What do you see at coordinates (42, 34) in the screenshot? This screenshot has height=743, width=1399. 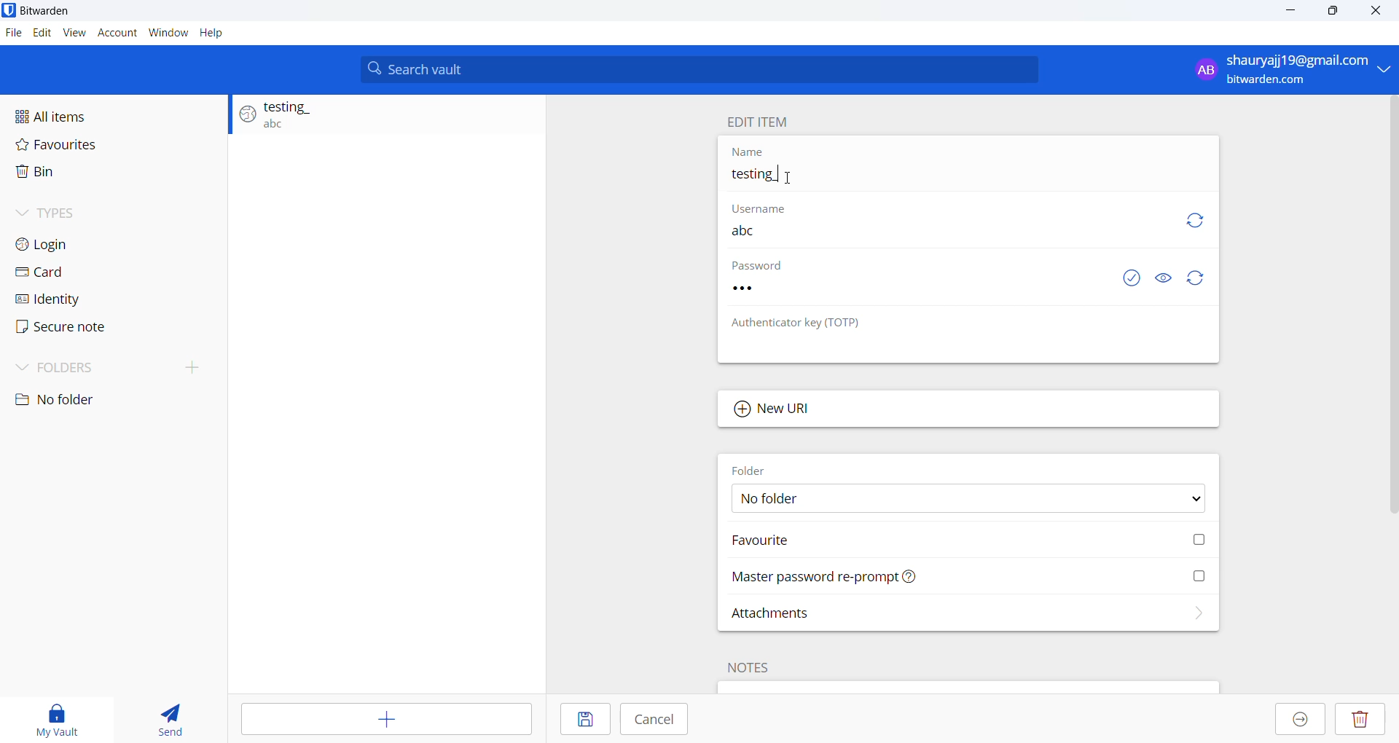 I see `Edit` at bounding box center [42, 34].